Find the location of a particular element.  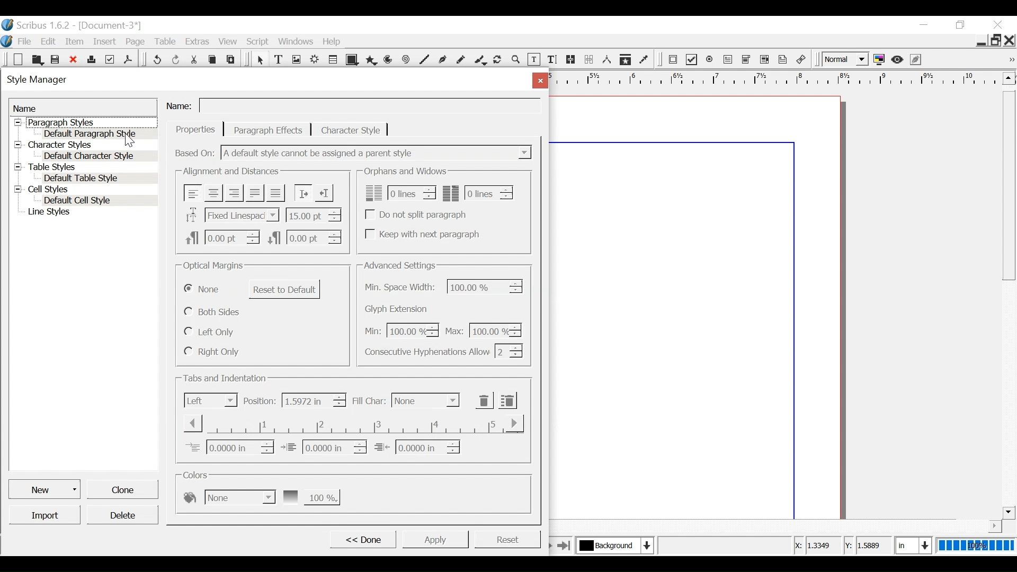

Open is located at coordinates (37, 59).